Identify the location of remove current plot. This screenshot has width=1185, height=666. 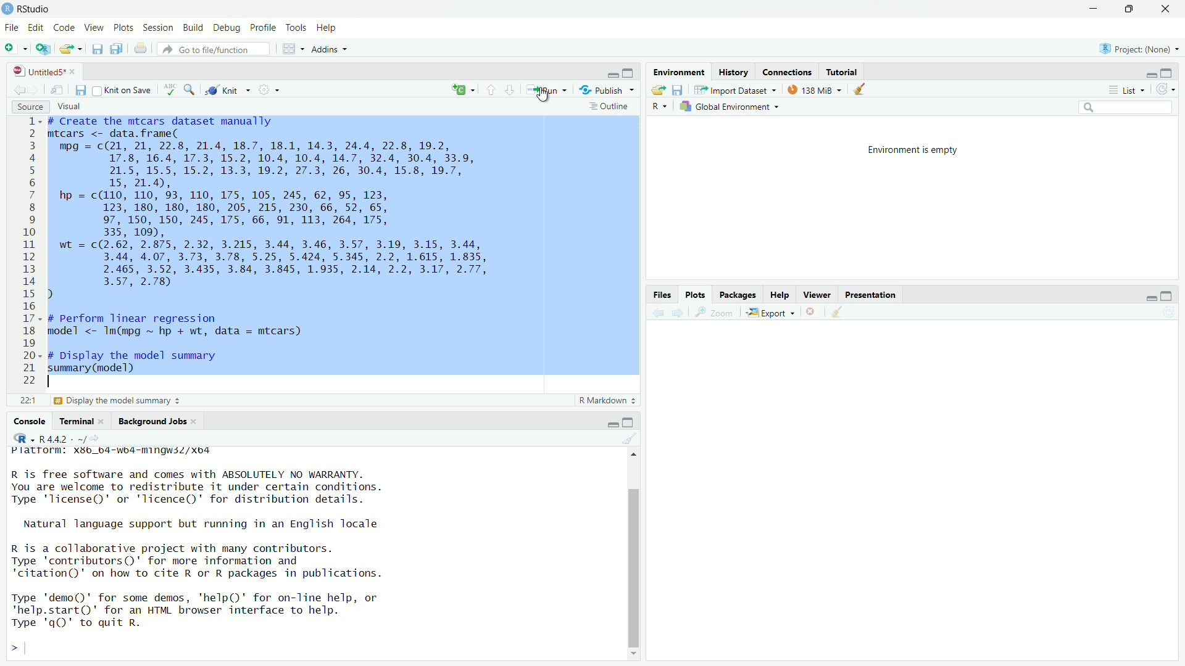
(813, 311).